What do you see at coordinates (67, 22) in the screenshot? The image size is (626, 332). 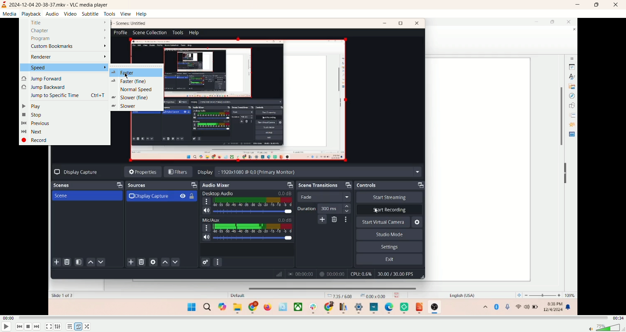 I see `title` at bounding box center [67, 22].